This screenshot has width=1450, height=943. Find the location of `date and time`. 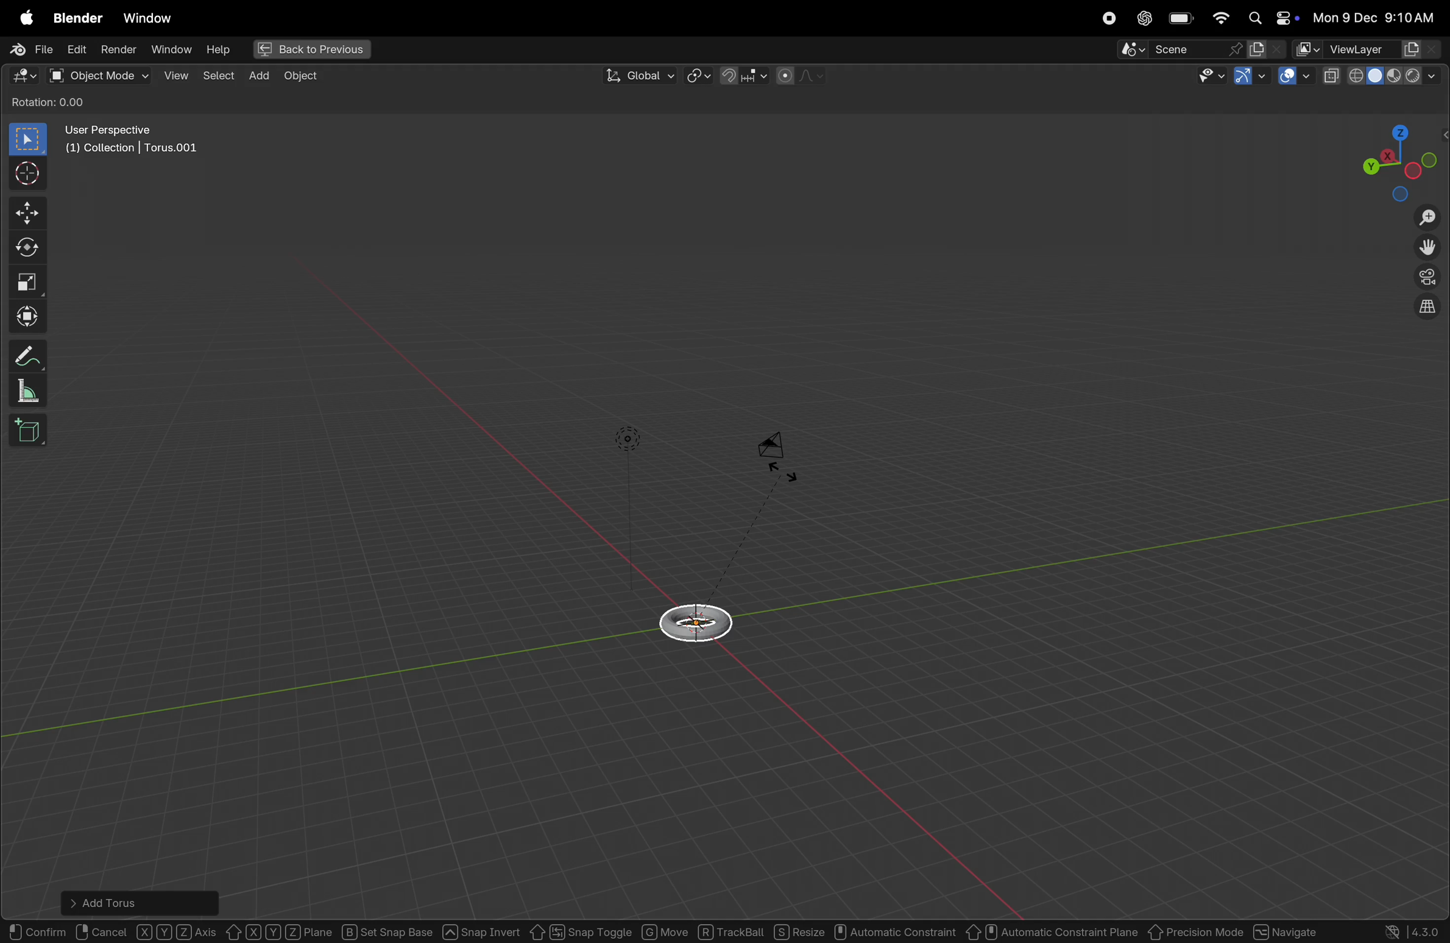

date and time is located at coordinates (1378, 17).